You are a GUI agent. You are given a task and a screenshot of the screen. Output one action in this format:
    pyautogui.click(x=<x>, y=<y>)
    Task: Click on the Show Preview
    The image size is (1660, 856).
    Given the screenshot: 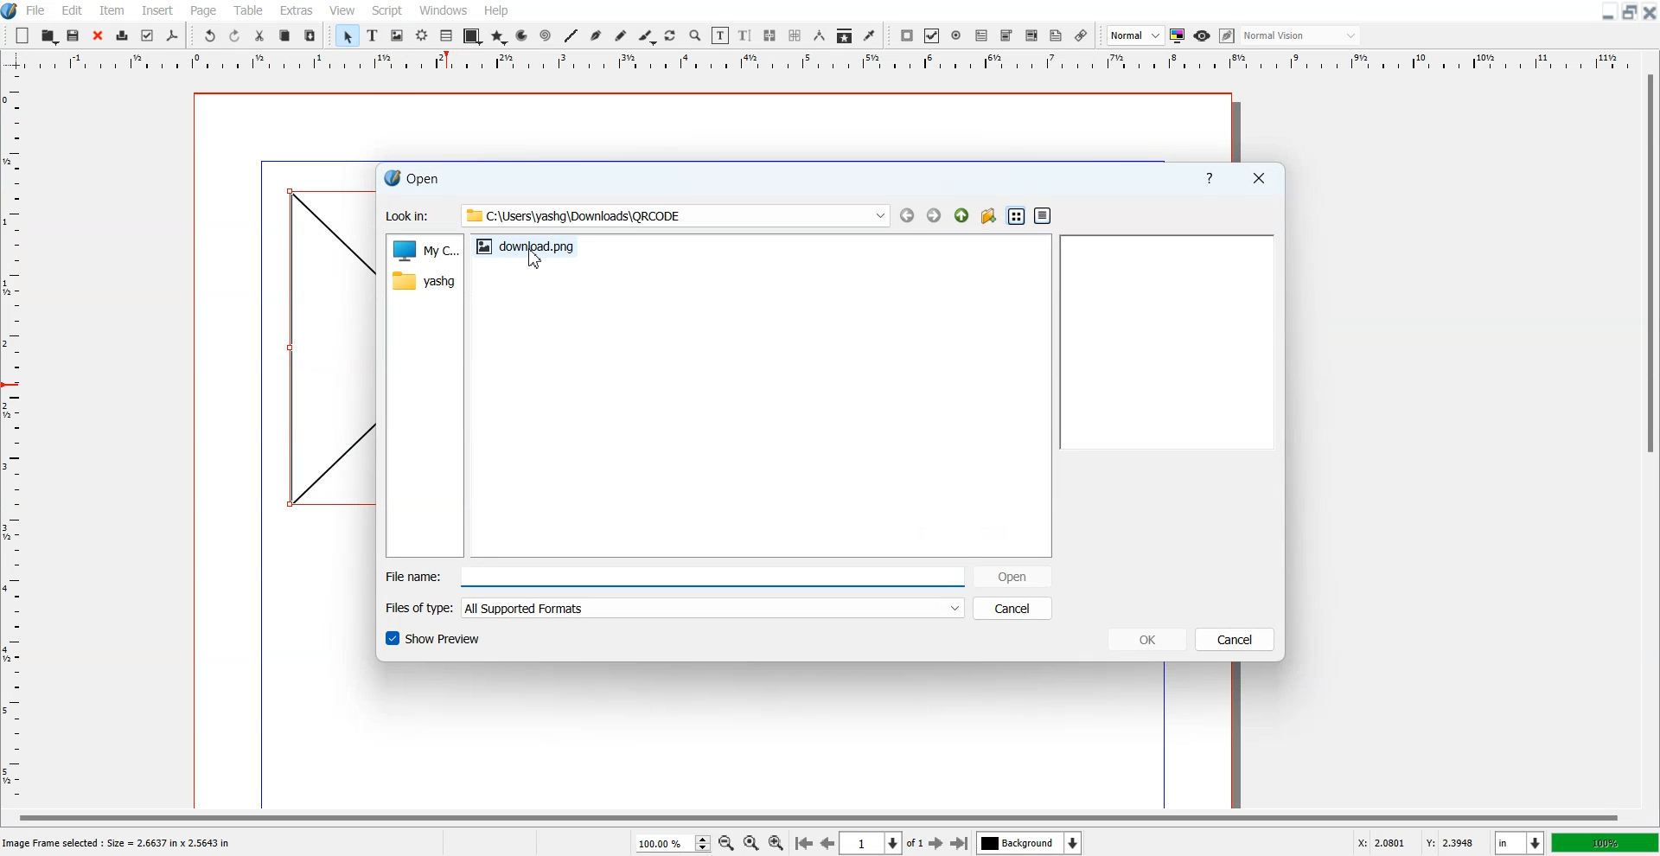 What is the action you would take?
    pyautogui.click(x=432, y=638)
    